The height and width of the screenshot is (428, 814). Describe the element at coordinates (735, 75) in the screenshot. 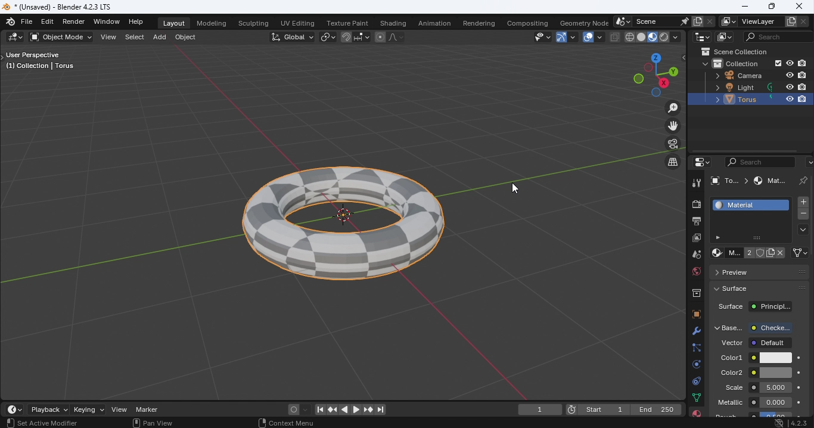

I see `Camera` at that location.